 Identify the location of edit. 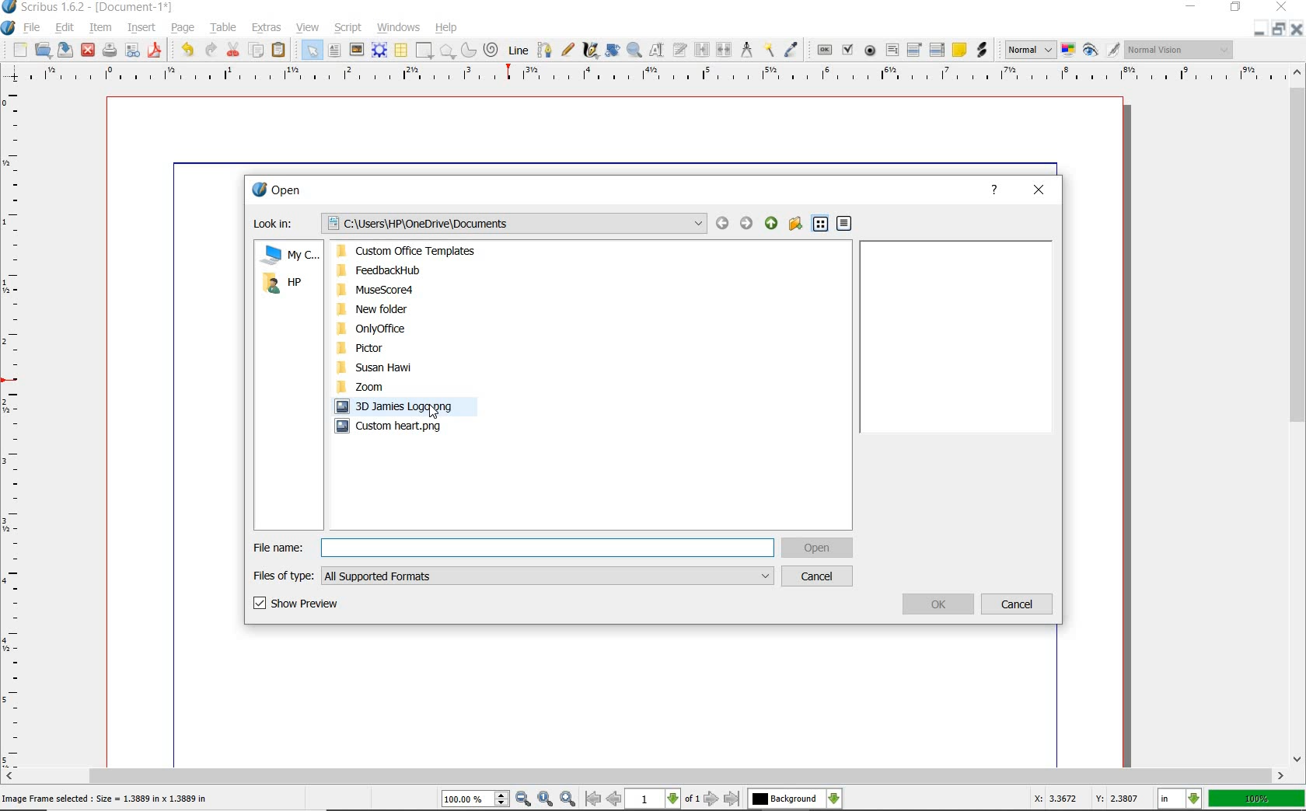
(65, 28).